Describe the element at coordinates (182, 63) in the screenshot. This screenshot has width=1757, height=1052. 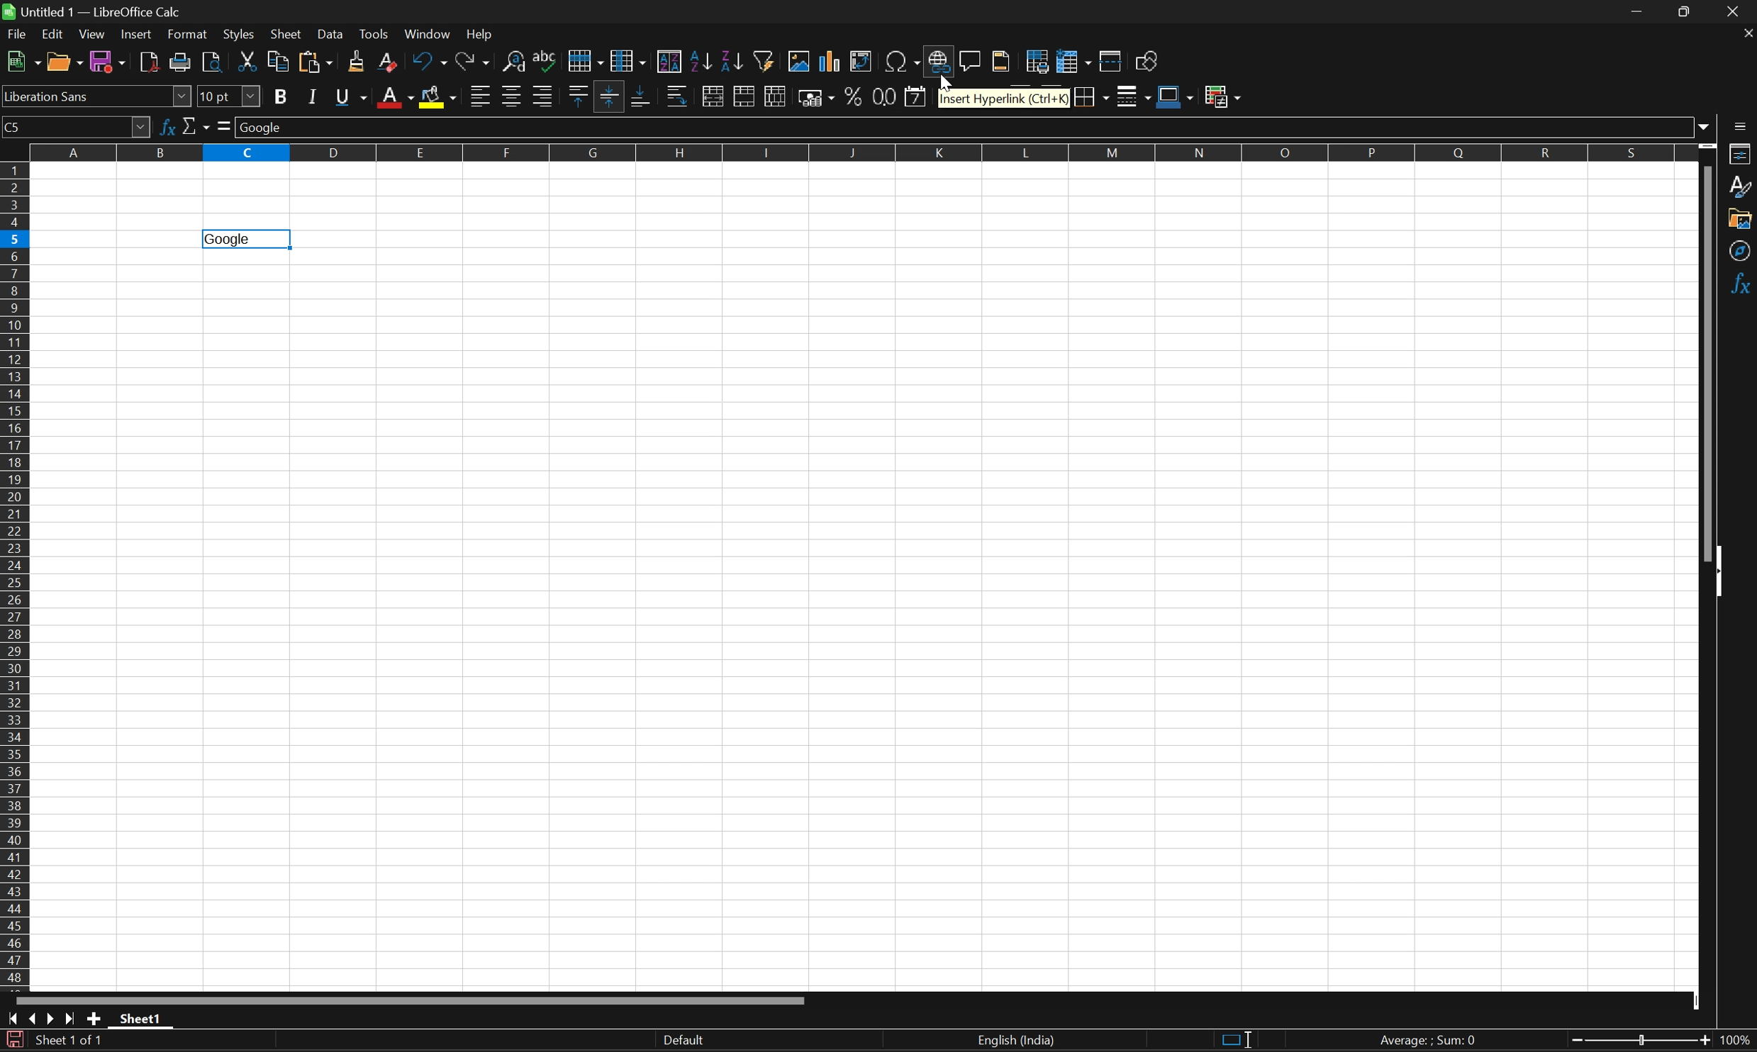
I see `Print` at that location.